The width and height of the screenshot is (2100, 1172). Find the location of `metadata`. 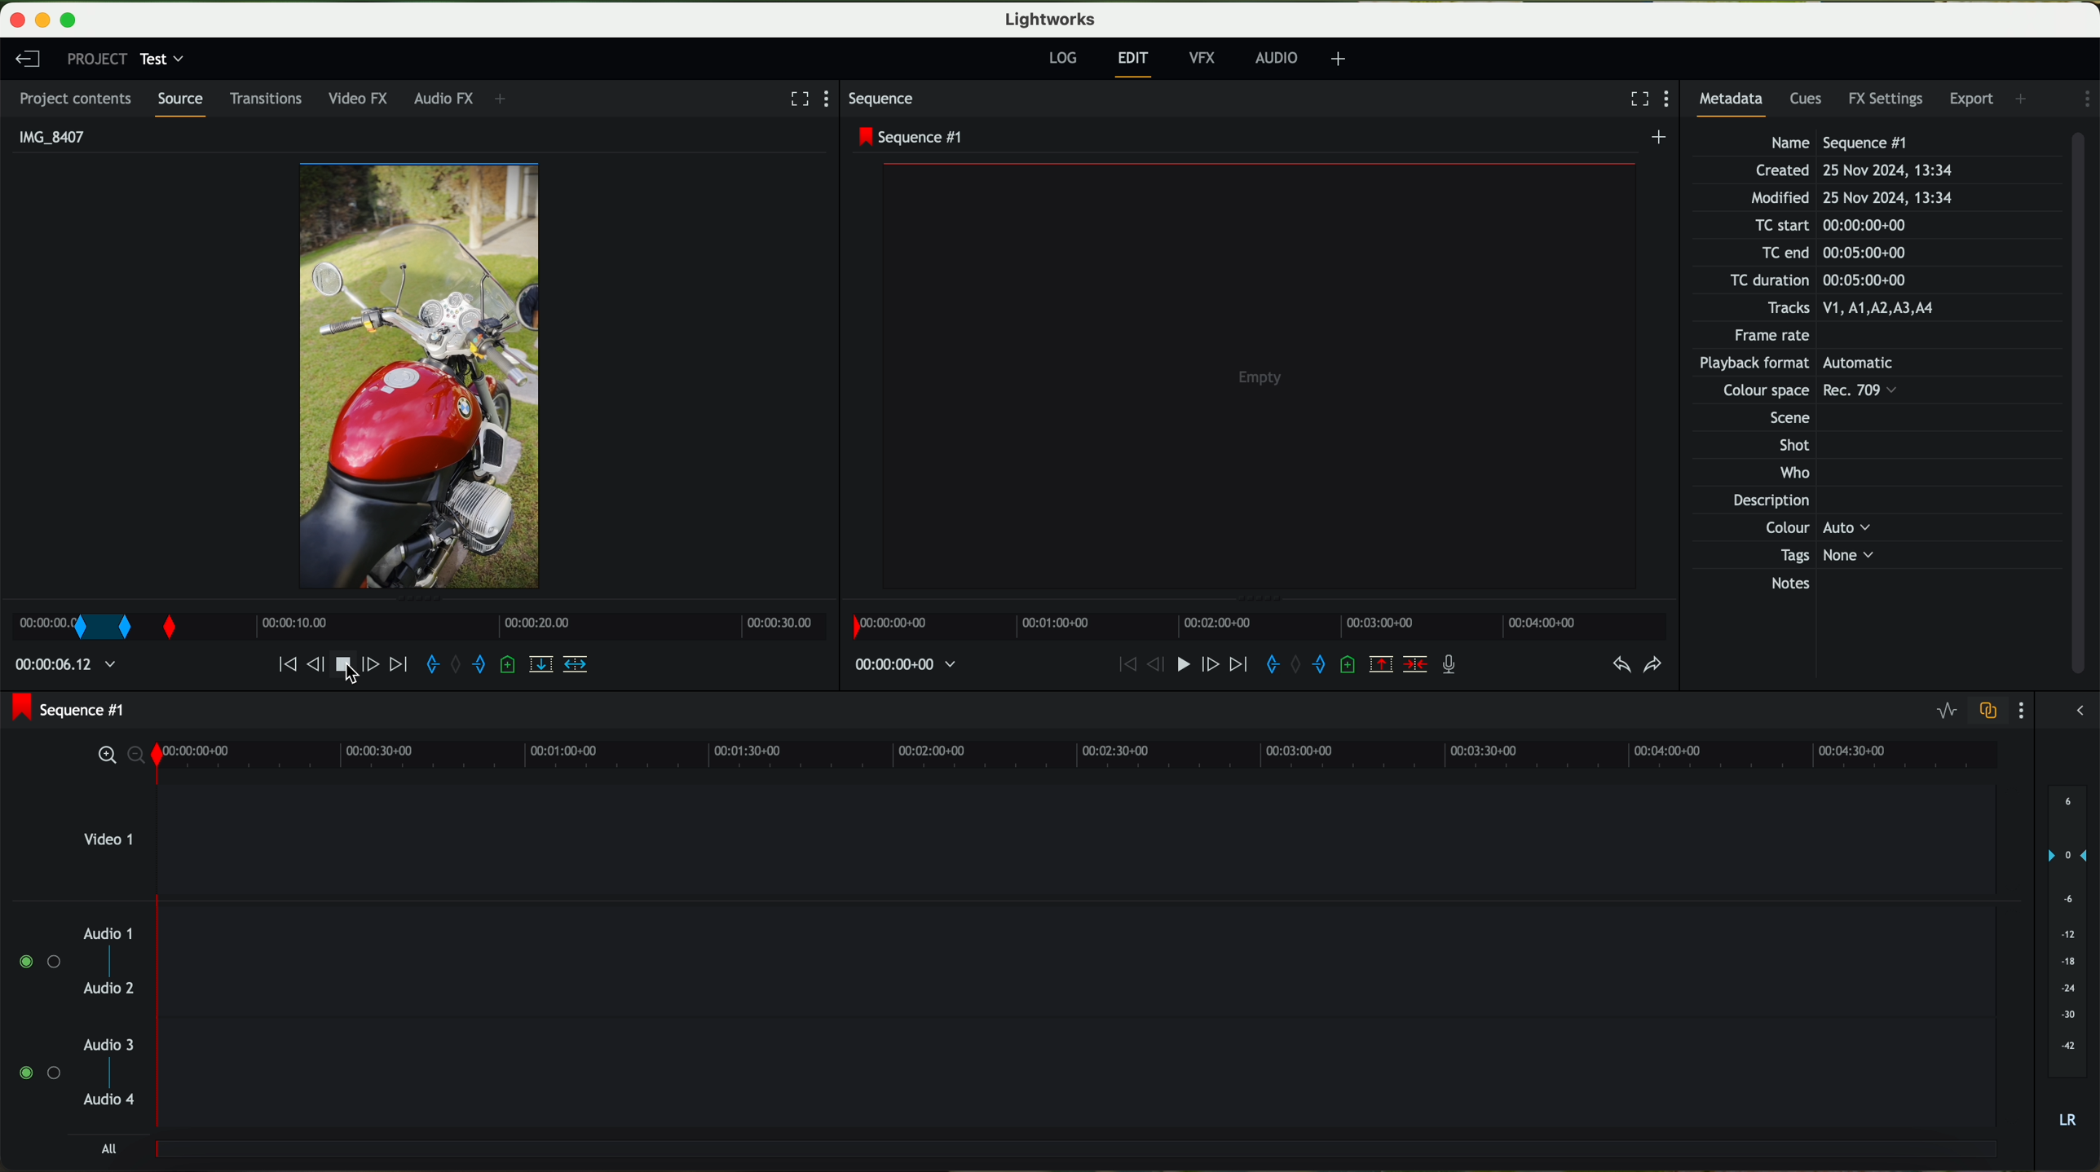

metadata is located at coordinates (1737, 103).